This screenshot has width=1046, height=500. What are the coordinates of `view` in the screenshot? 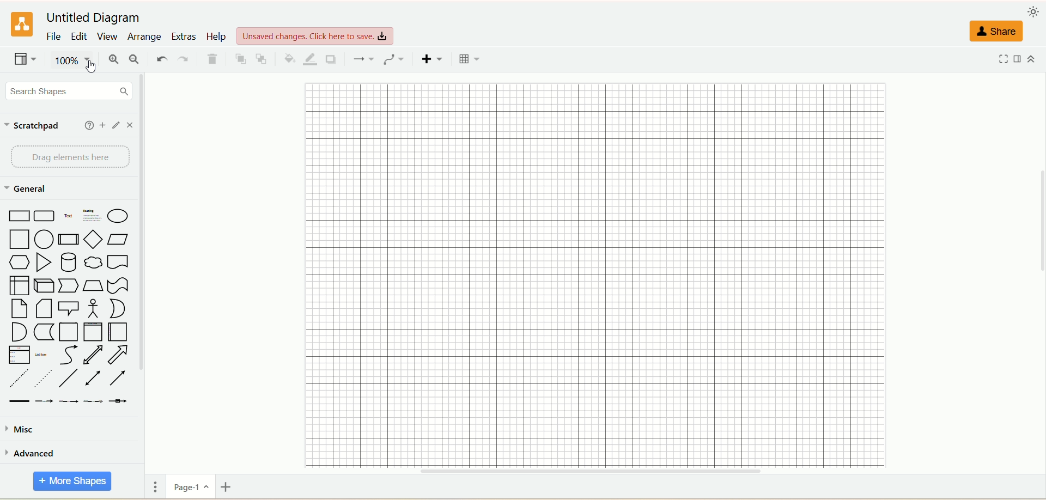 It's located at (26, 60).